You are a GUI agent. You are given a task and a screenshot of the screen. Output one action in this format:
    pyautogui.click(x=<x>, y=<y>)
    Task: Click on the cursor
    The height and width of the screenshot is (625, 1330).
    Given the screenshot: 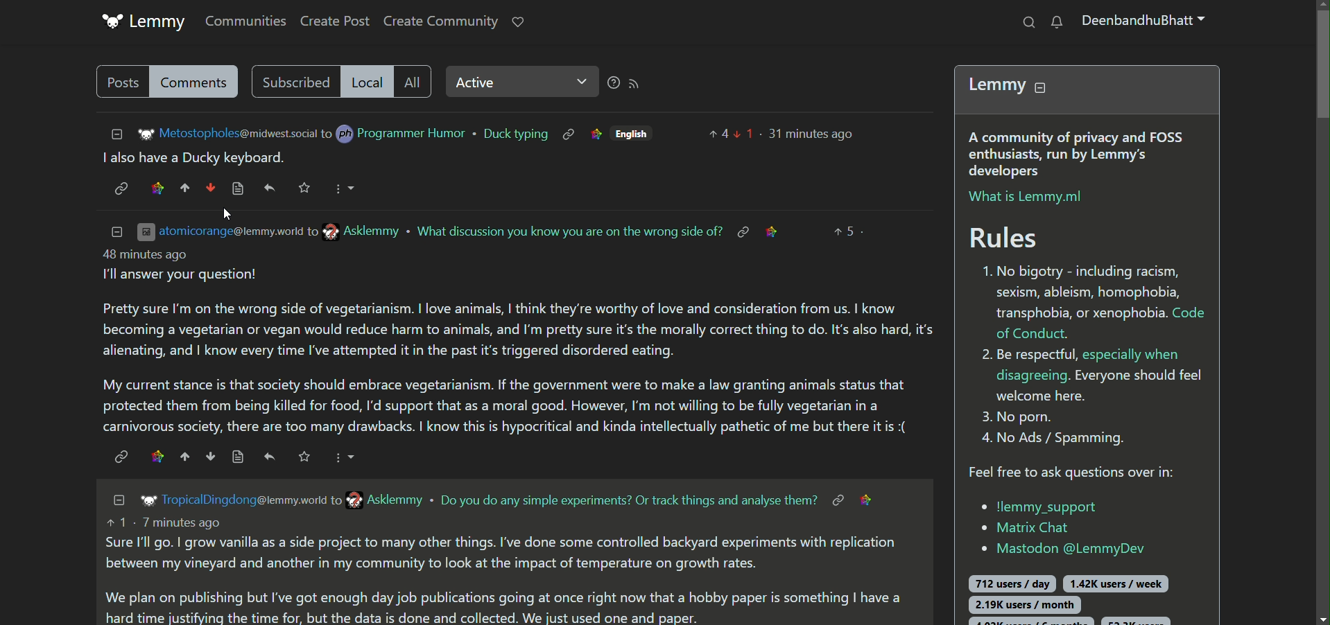 What is the action you would take?
    pyautogui.click(x=225, y=214)
    